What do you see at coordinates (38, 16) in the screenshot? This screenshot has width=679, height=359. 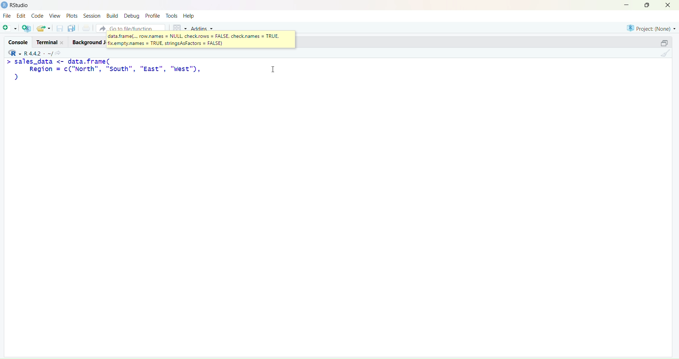 I see `Code` at bounding box center [38, 16].